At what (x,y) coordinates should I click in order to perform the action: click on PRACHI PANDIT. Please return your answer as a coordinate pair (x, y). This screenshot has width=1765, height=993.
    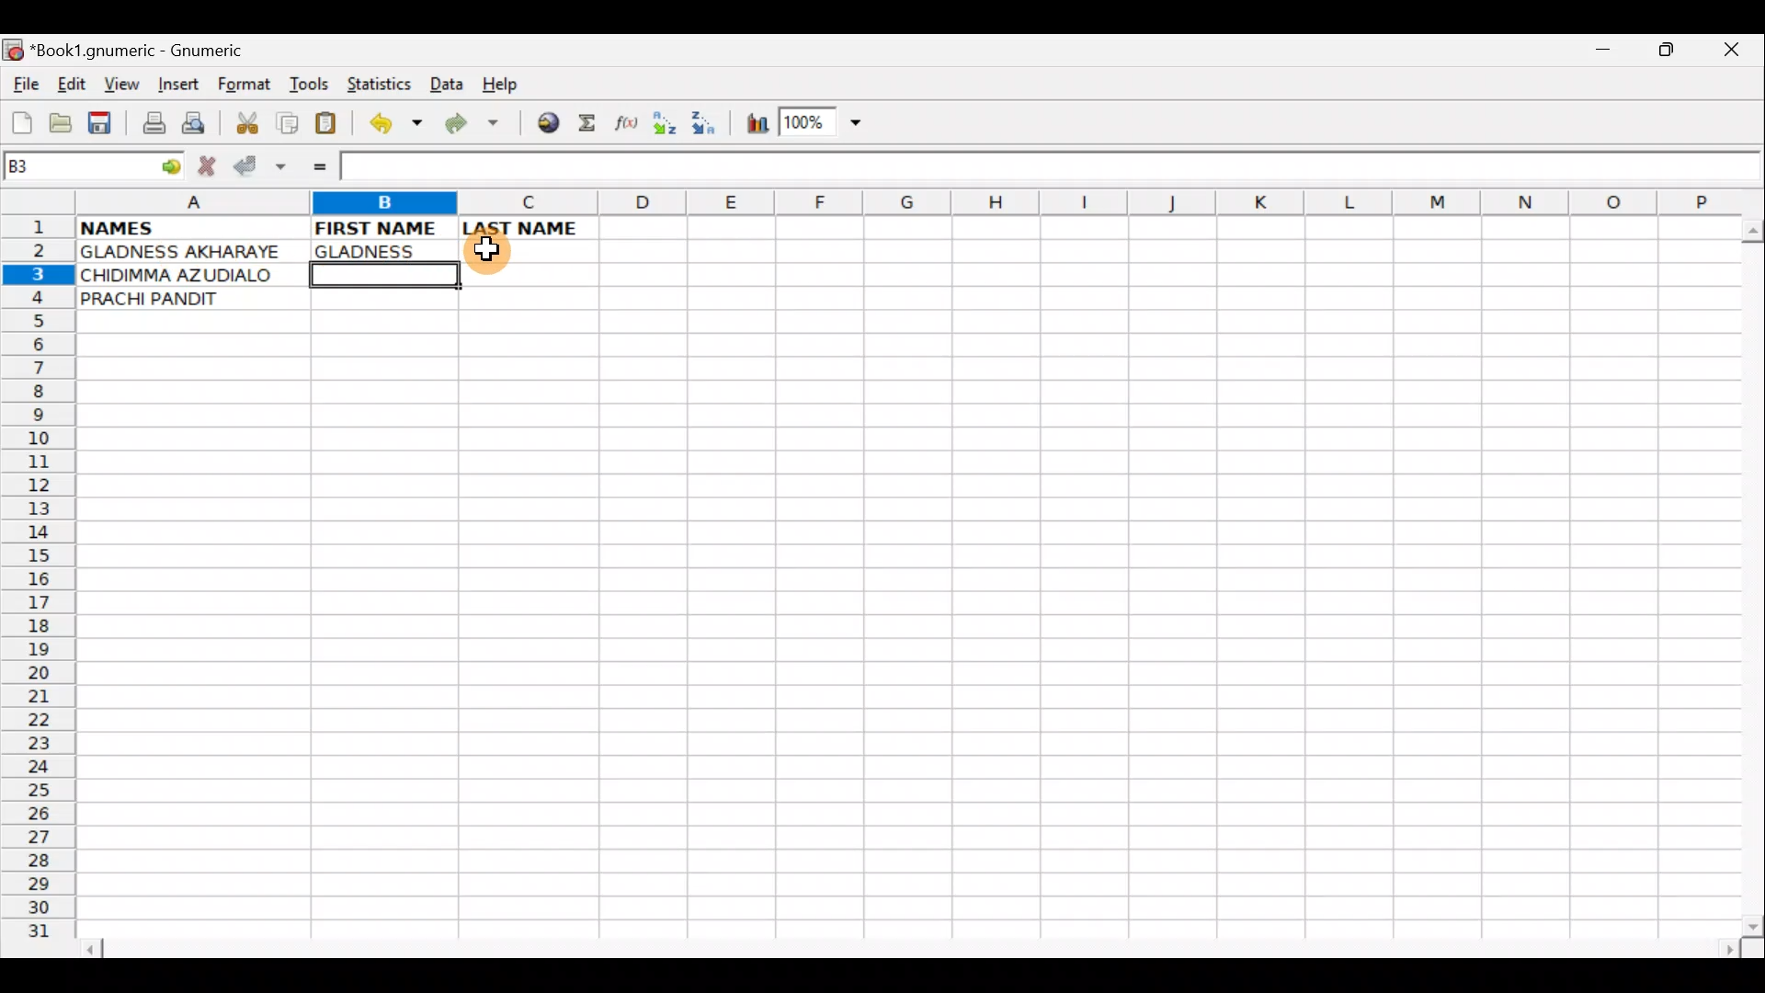
    Looking at the image, I should click on (186, 299).